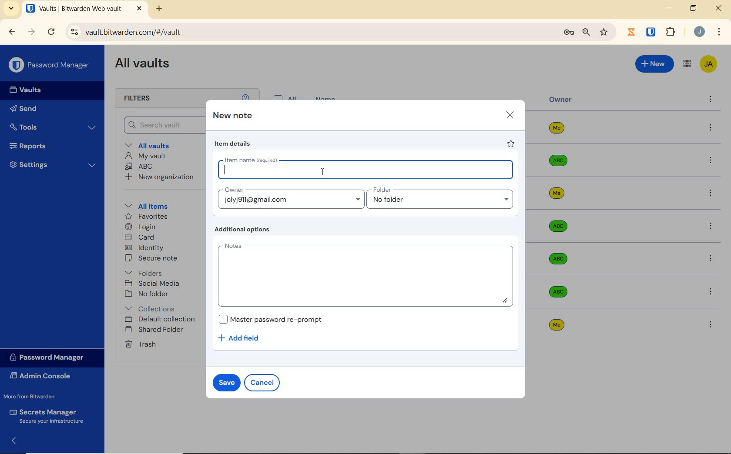  What do you see at coordinates (708, 63) in the screenshot?
I see `Bitwarden Account` at bounding box center [708, 63].